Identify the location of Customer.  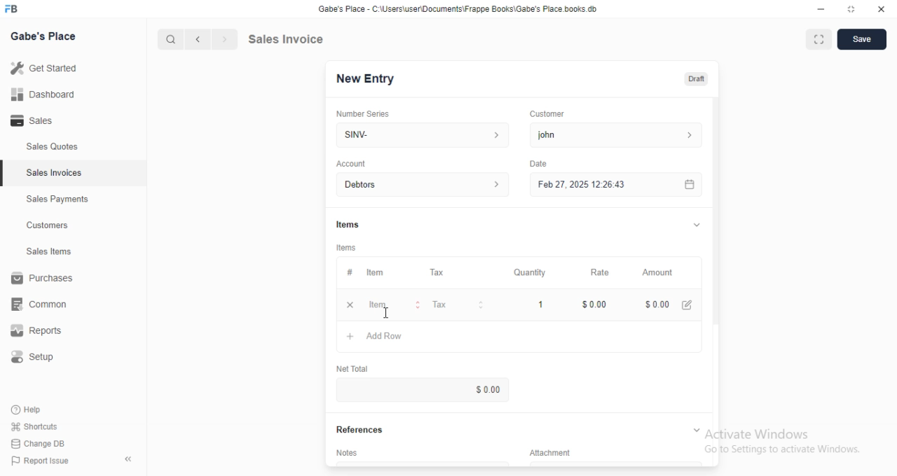
(549, 114).